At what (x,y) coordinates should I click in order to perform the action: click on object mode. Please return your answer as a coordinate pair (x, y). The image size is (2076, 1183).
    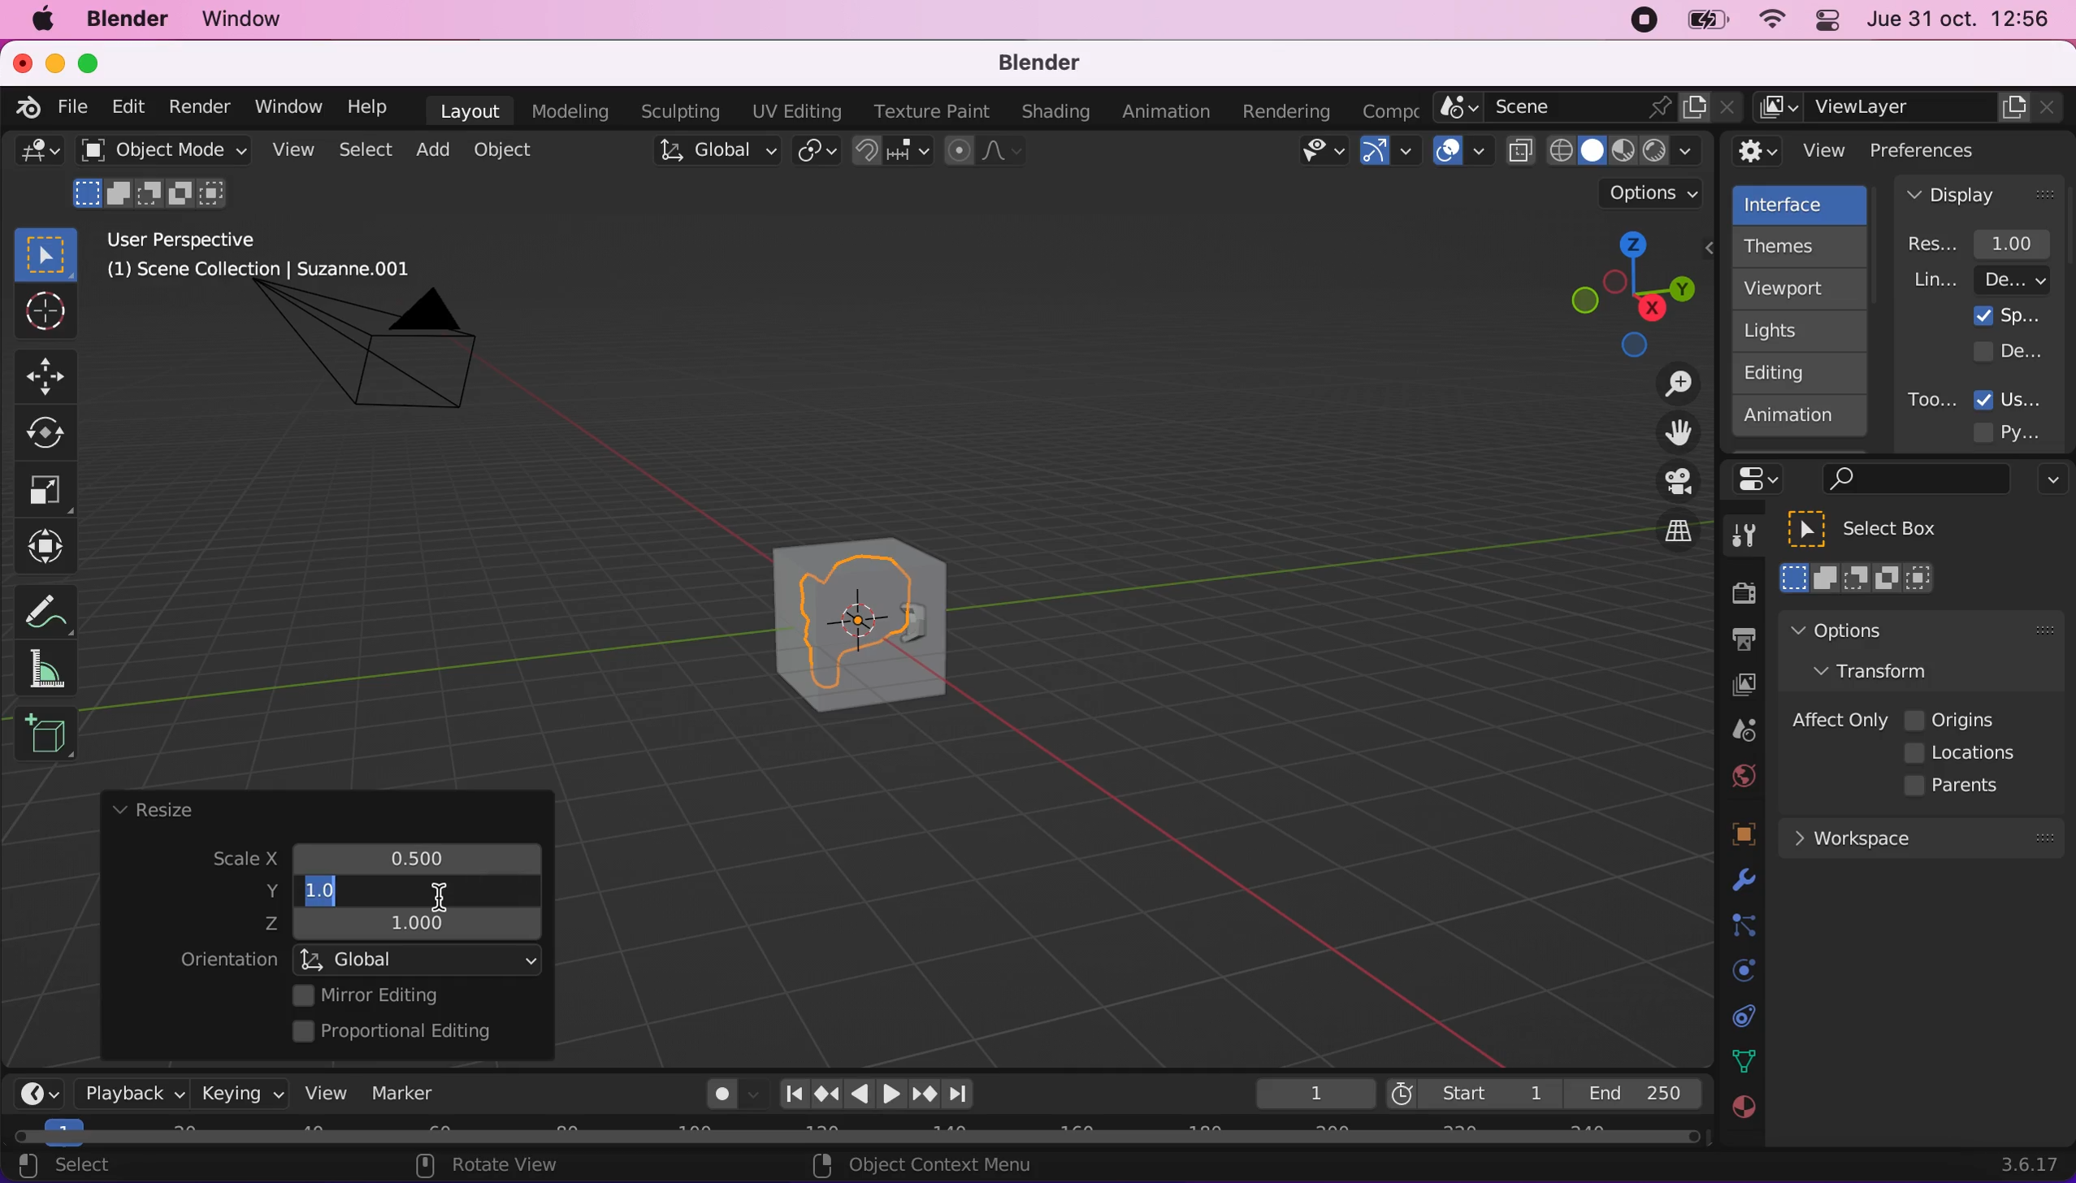
    Looking at the image, I should click on (158, 149).